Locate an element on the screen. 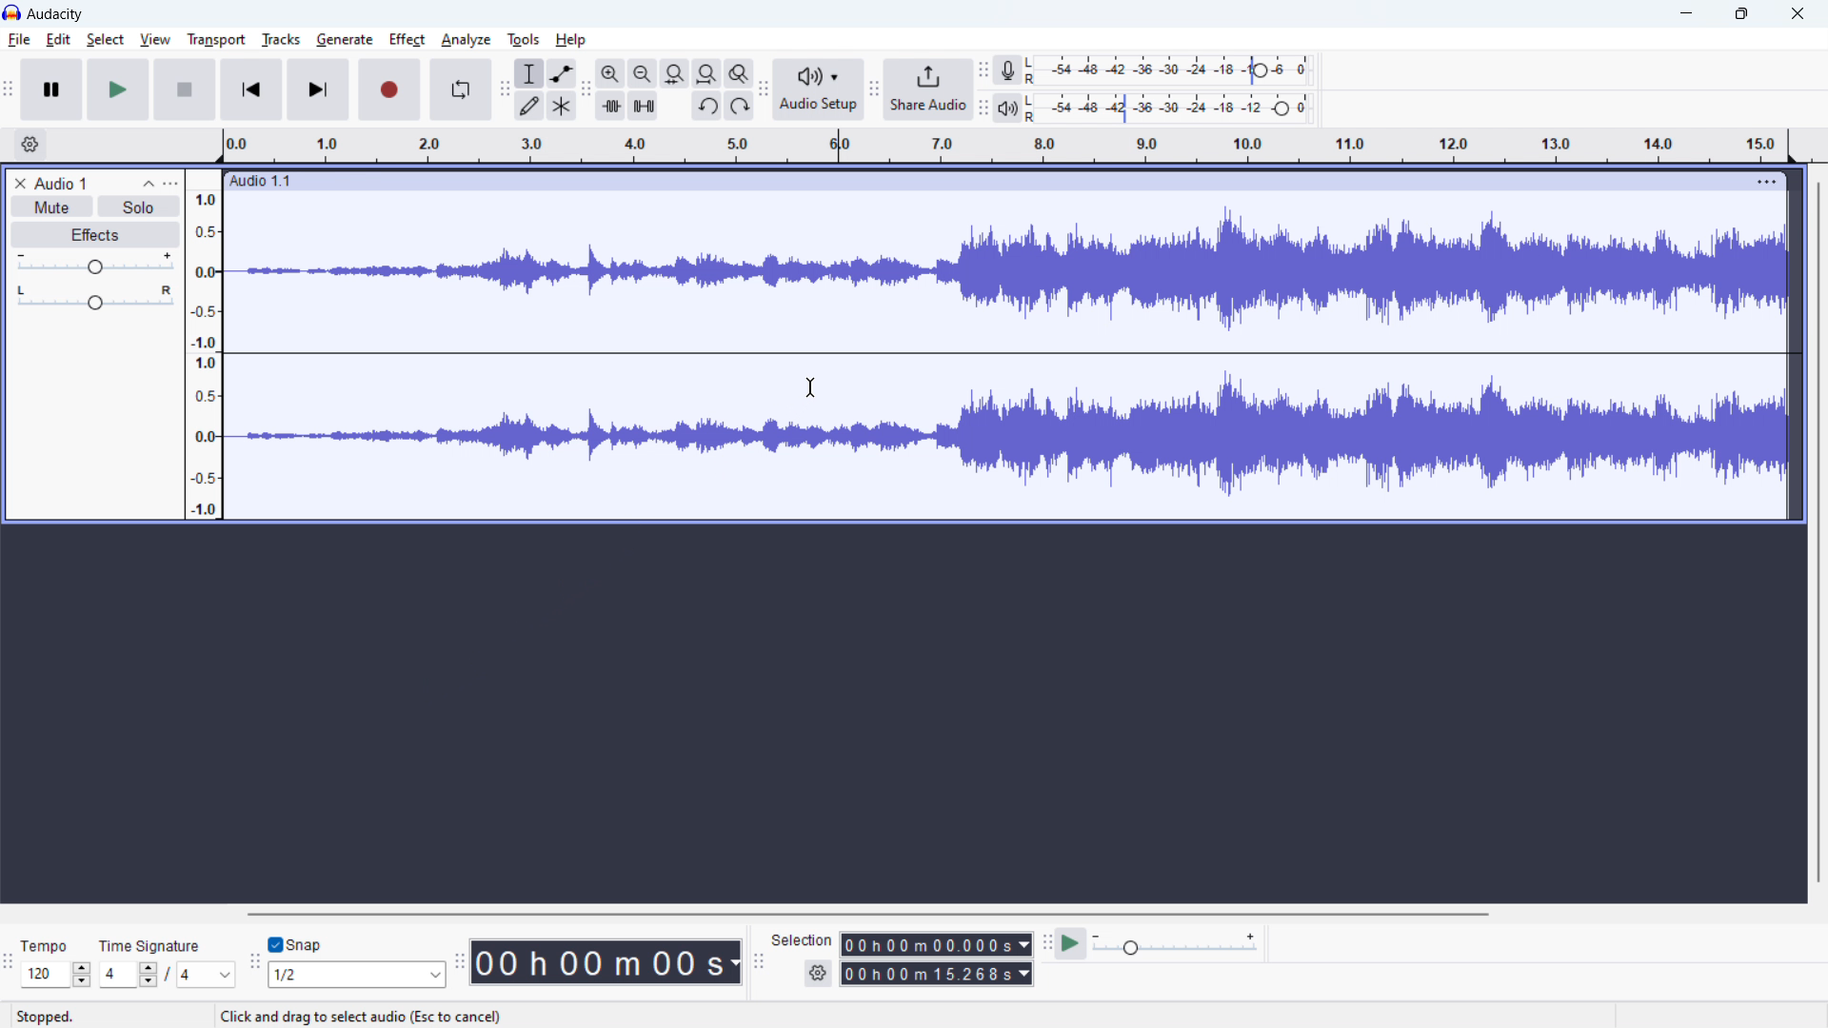  mute is located at coordinates (52, 207).